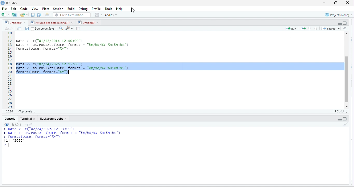 The image size is (354, 187). I want to click on close, so click(346, 3).